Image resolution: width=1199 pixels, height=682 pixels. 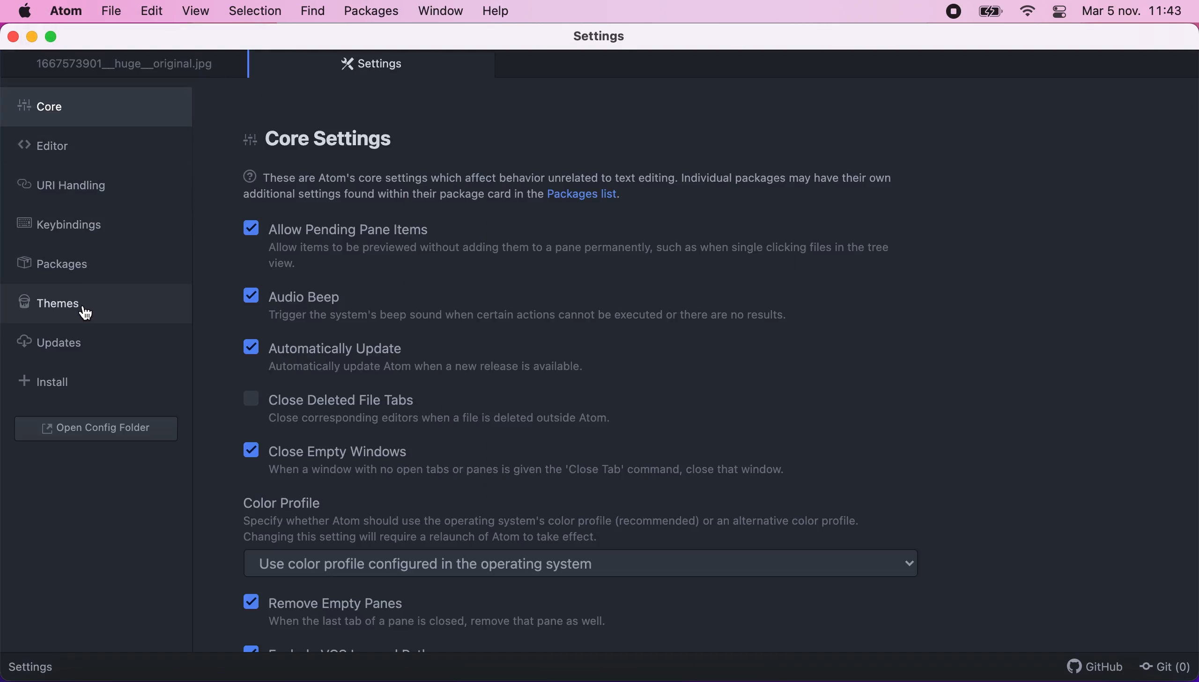 What do you see at coordinates (368, 67) in the screenshot?
I see `settings` at bounding box center [368, 67].